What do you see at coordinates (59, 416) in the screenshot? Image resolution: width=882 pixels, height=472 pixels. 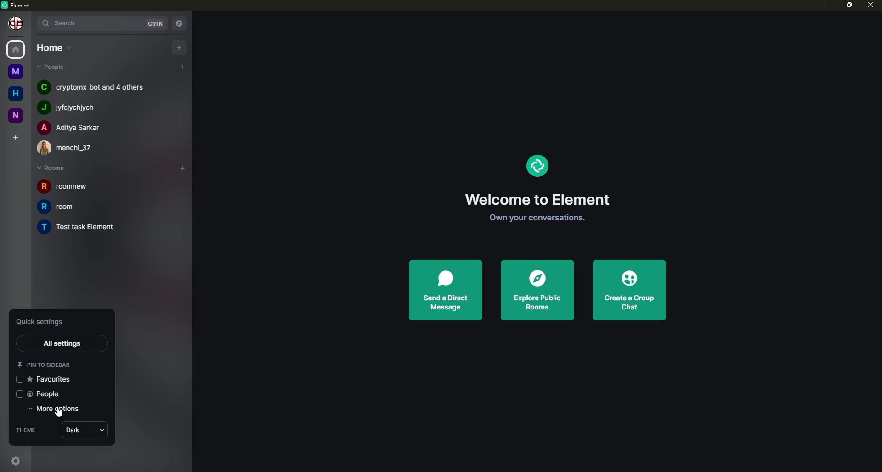 I see `cursor` at bounding box center [59, 416].